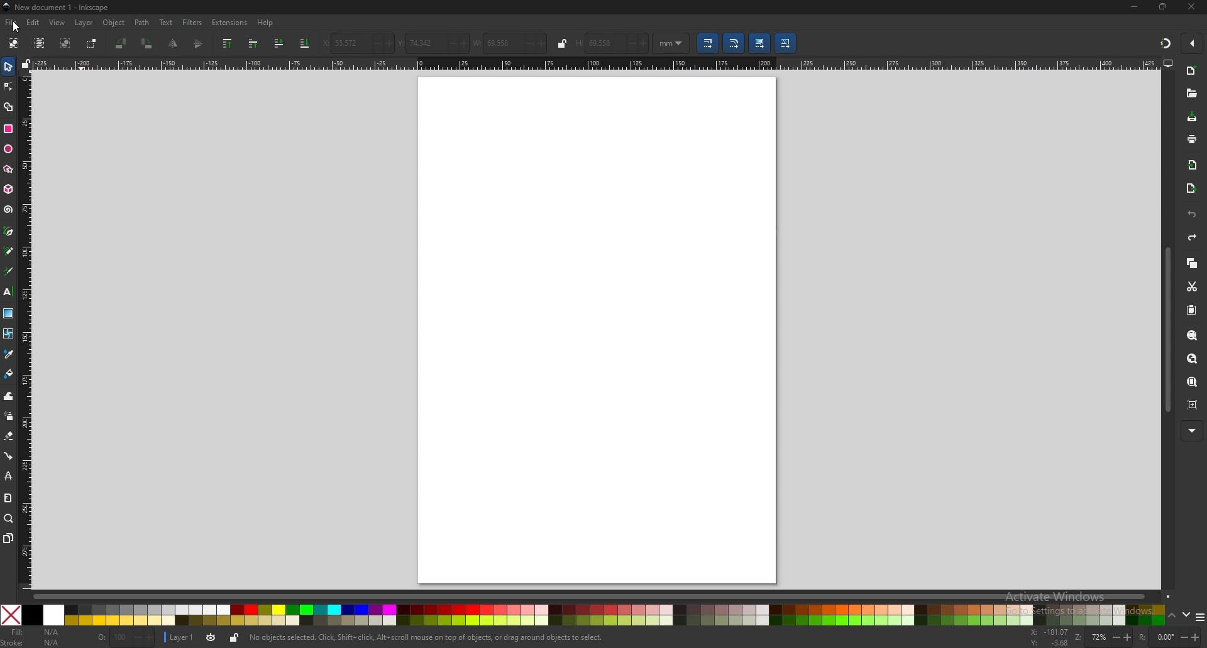  I want to click on mm, so click(663, 43).